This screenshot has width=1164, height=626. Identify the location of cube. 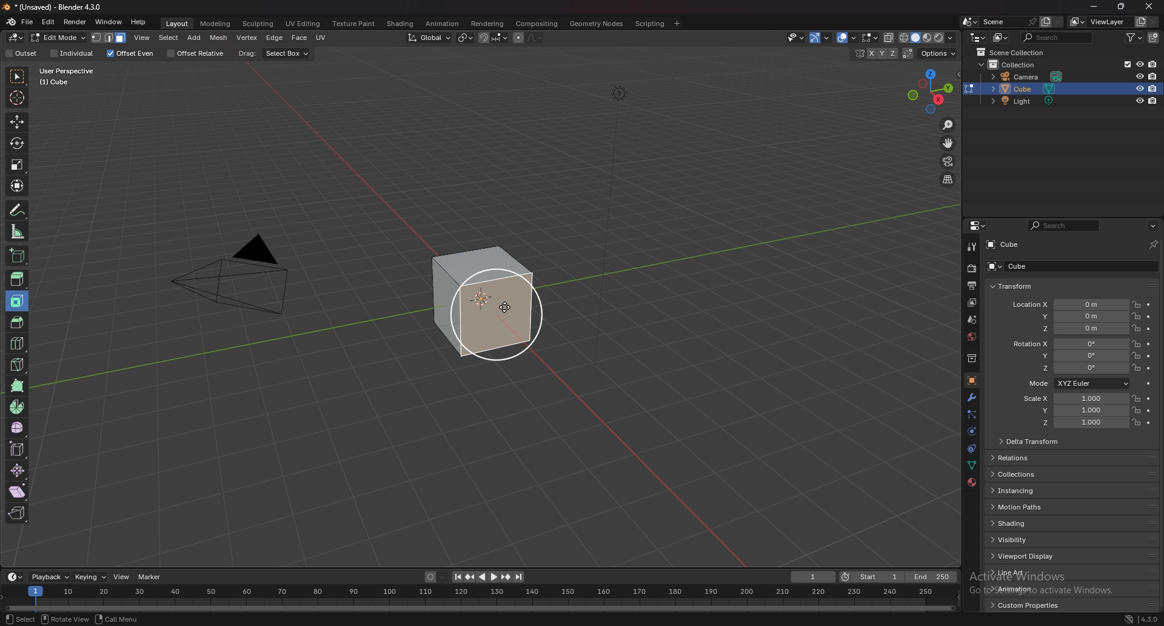
(484, 302).